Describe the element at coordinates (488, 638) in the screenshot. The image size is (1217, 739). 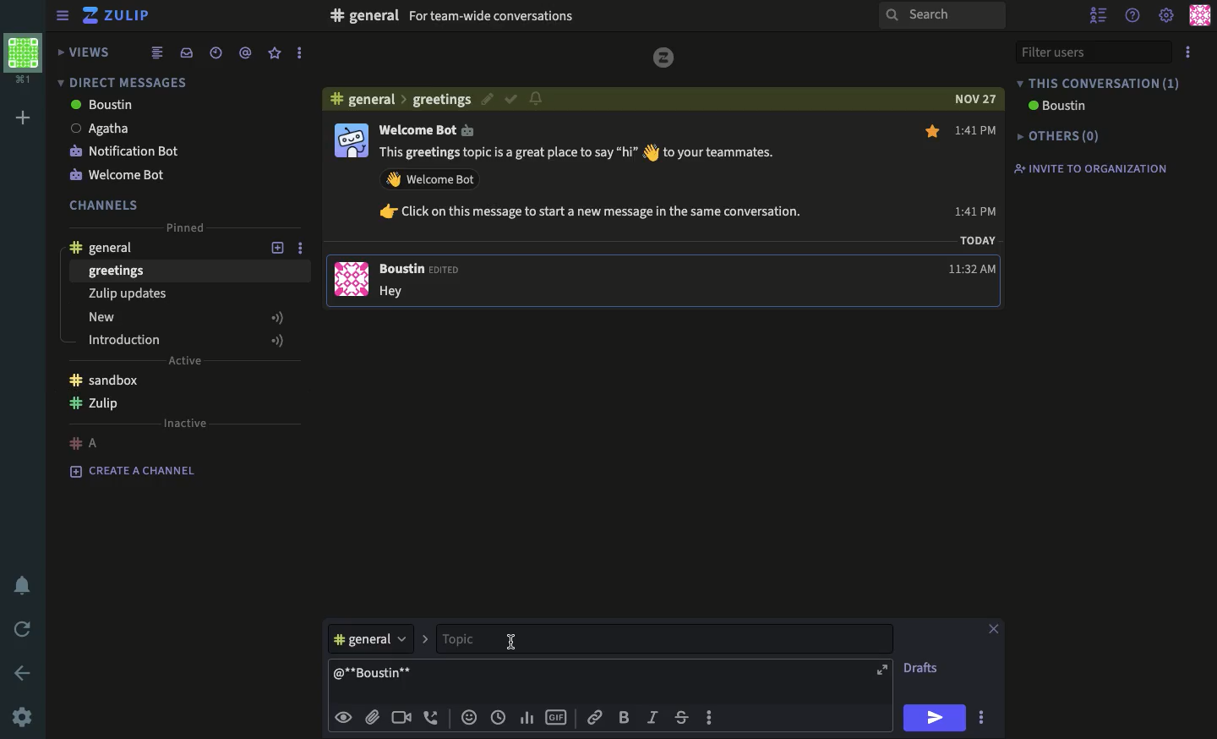
I see `topic` at that location.